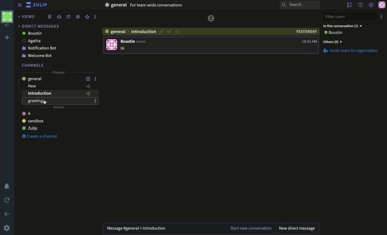 Image resolution: width=387 pixels, height=235 pixels. What do you see at coordinates (371, 5) in the screenshot?
I see `Settings ` at bounding box center [371, 5].